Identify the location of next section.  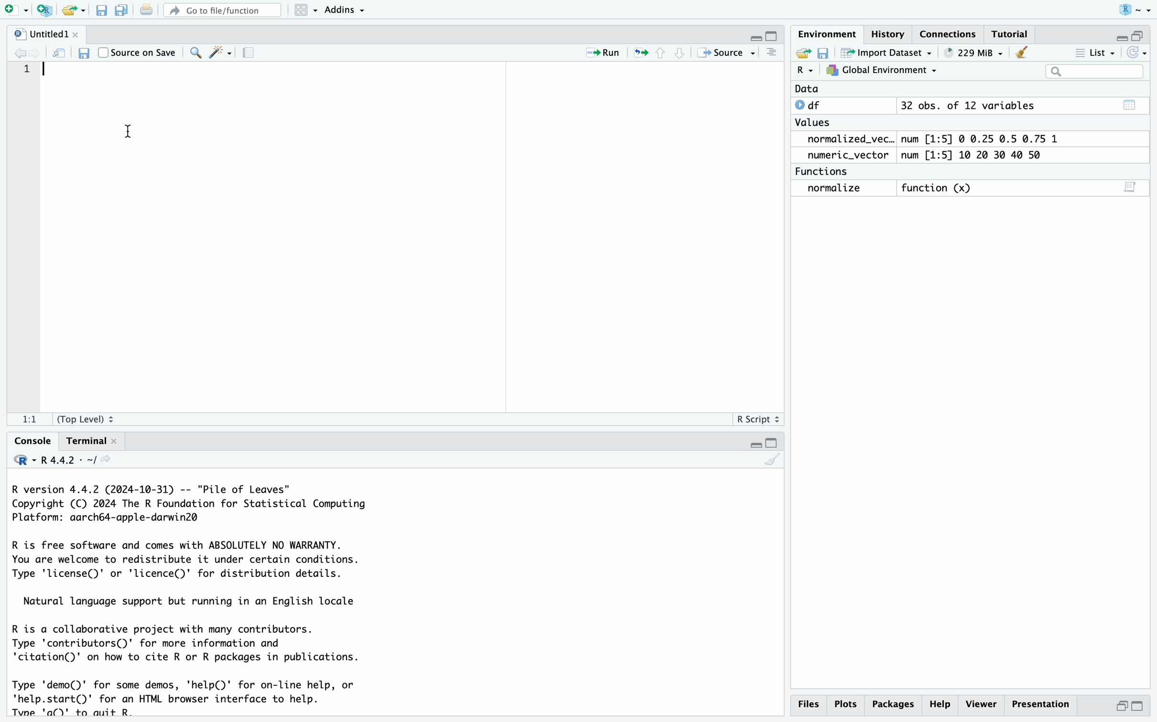
(682, 54).